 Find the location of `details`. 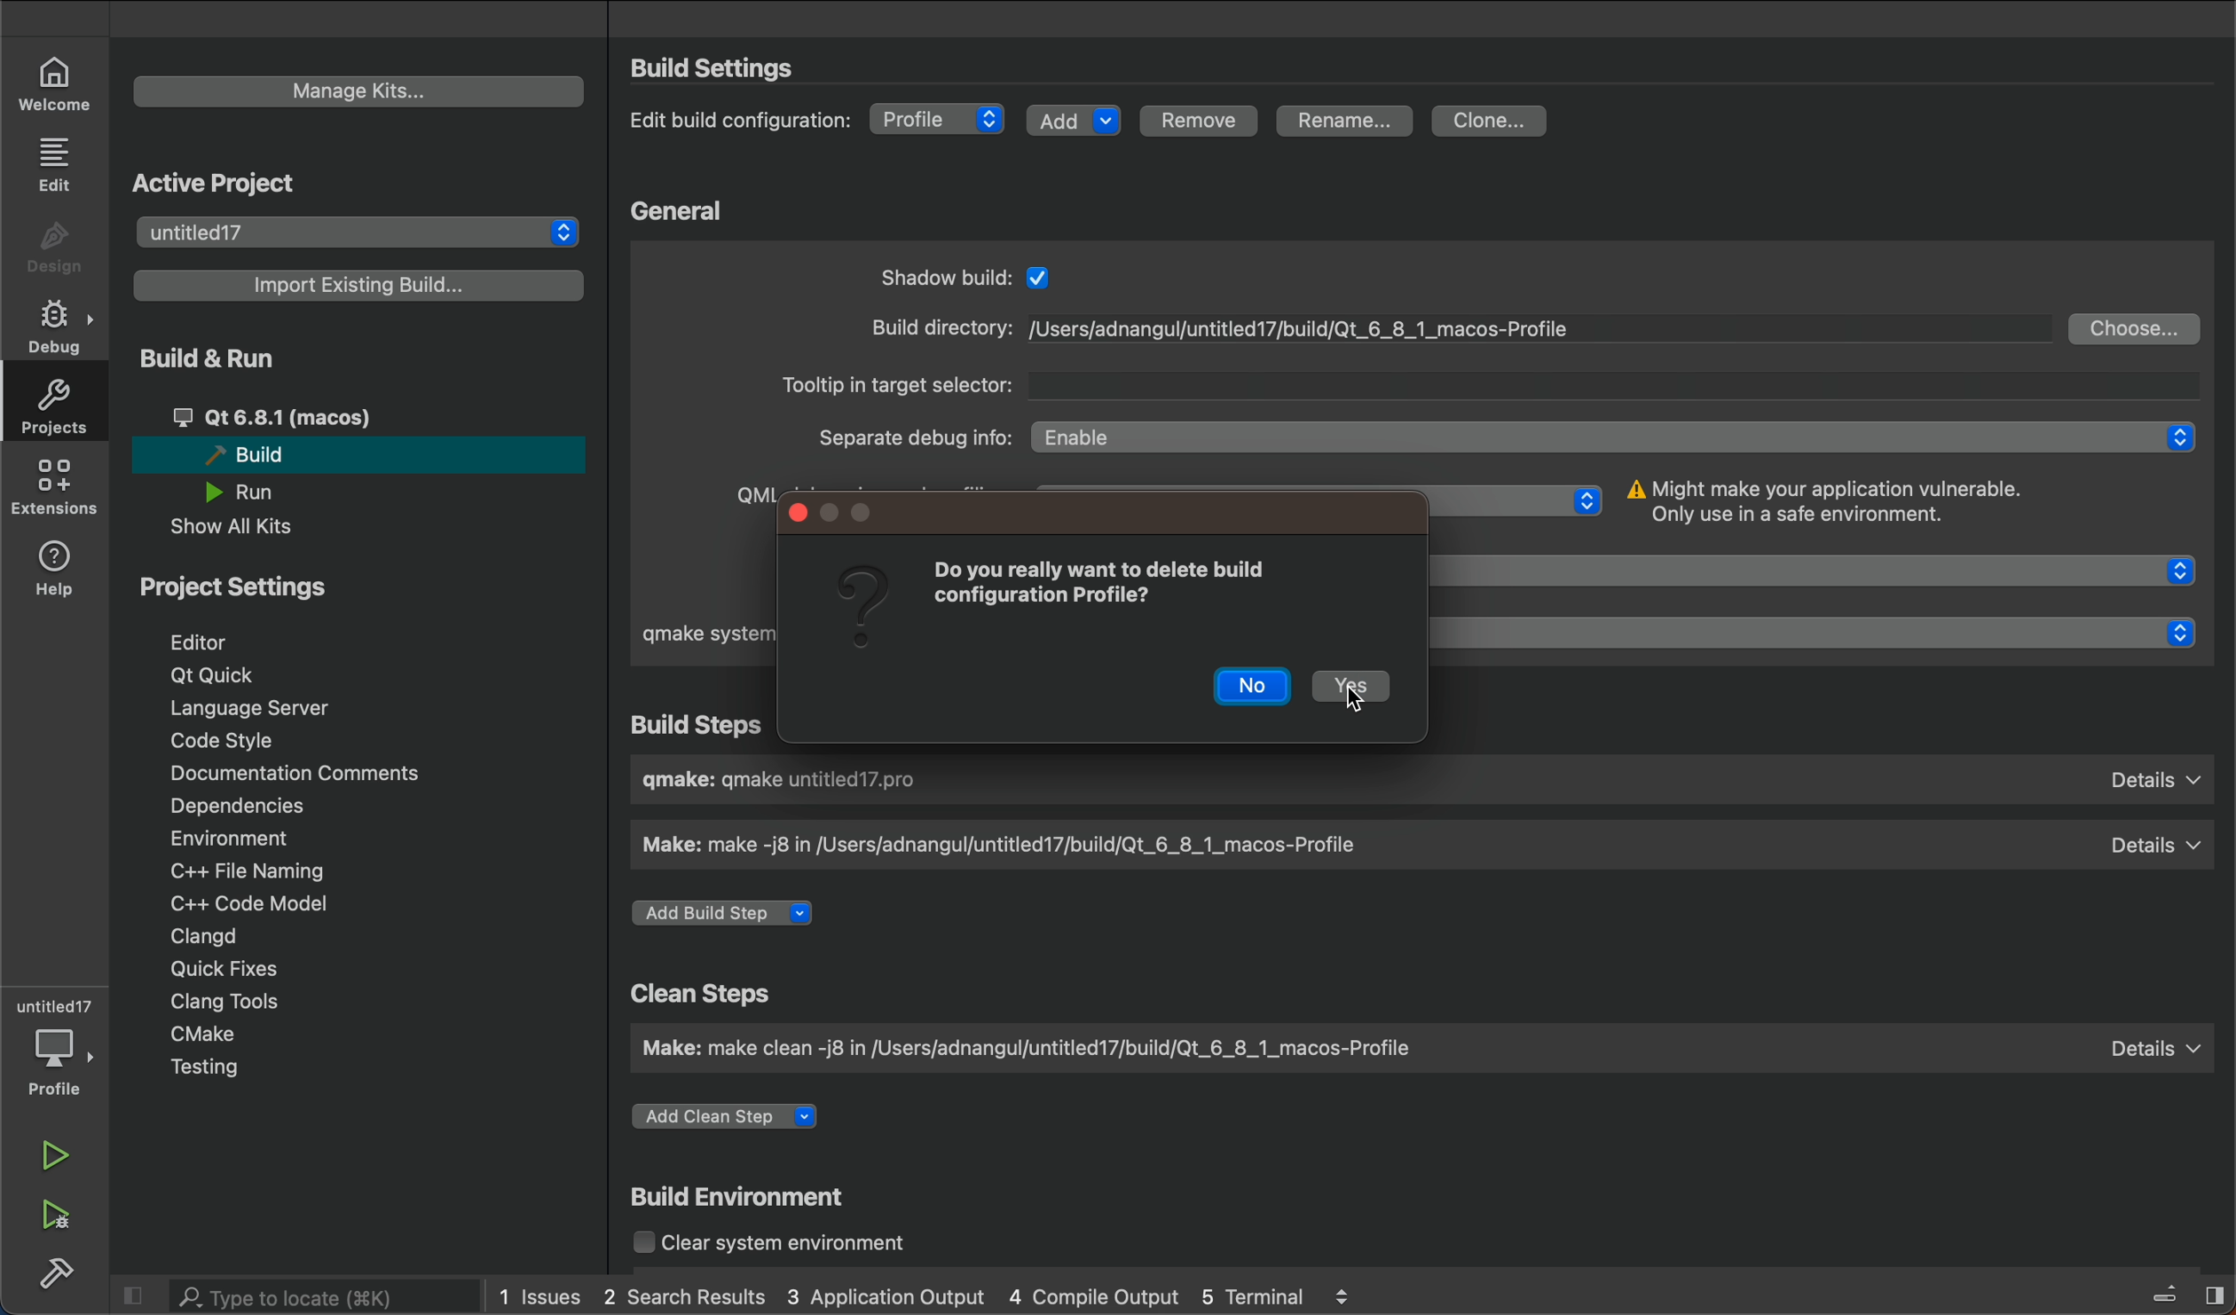

details is located at coordinates (2164, 1051).